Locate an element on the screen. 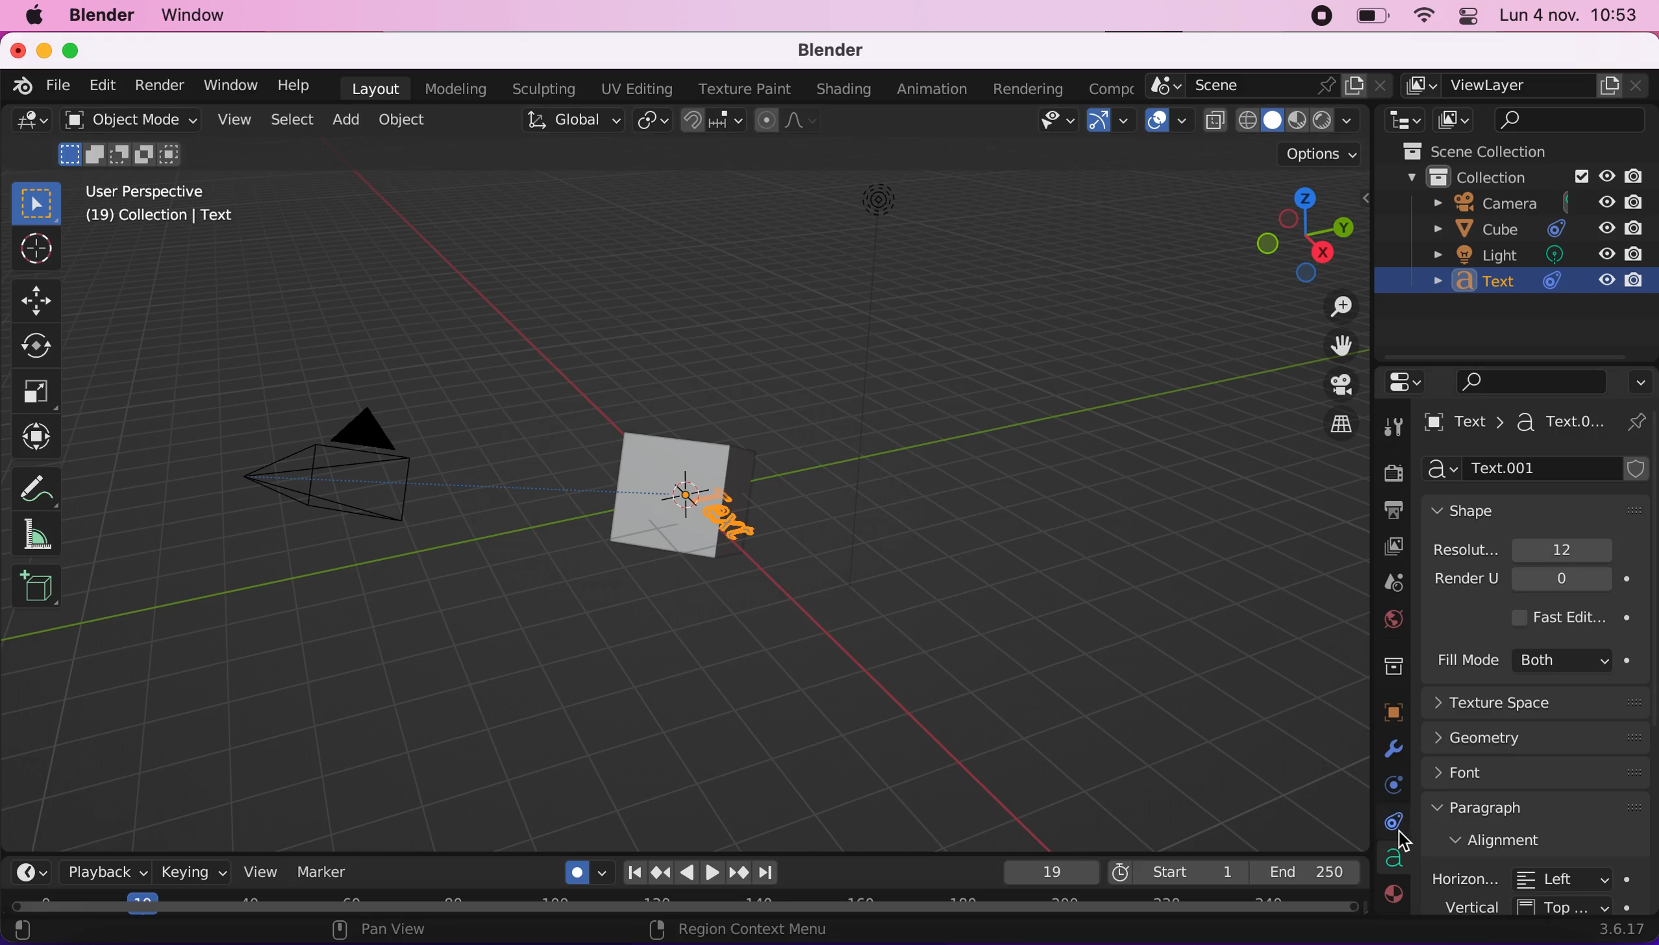 The height and width of the screenshot is (945, 1659). display mode is located at coordinates (1458, 120).